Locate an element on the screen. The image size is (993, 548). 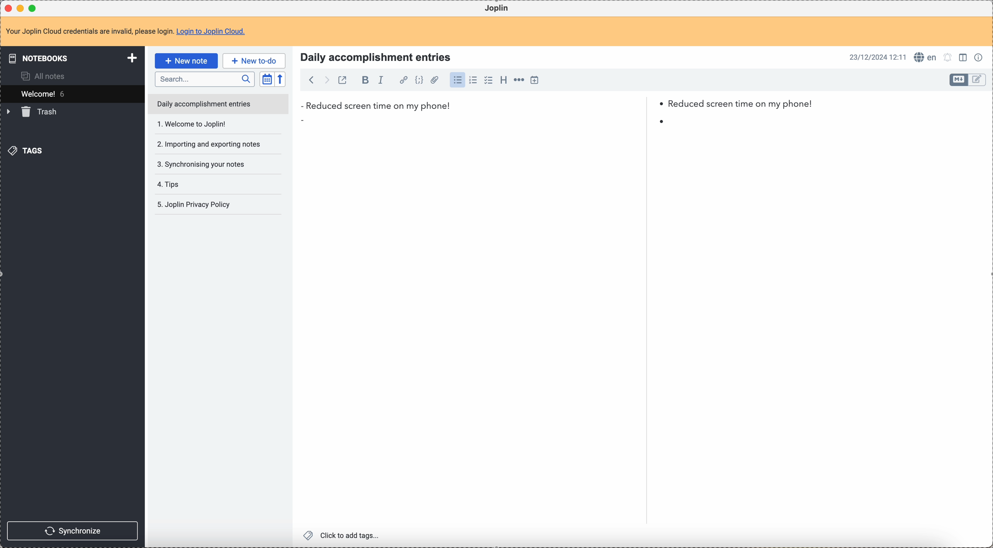
toggle edit layout is located at coordinates (963, 57).